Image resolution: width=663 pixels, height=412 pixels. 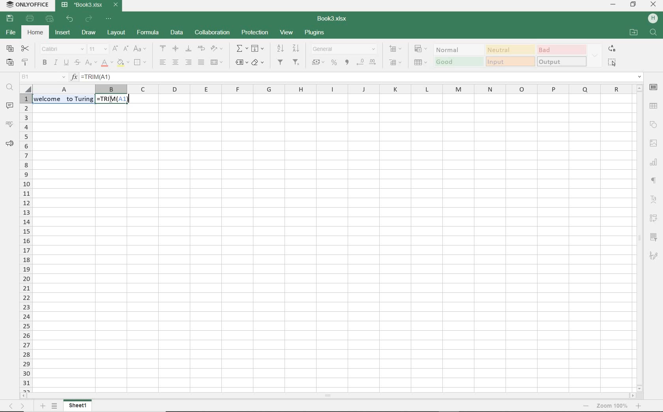 I want to click on spell checking, so click(x=10, y=125).